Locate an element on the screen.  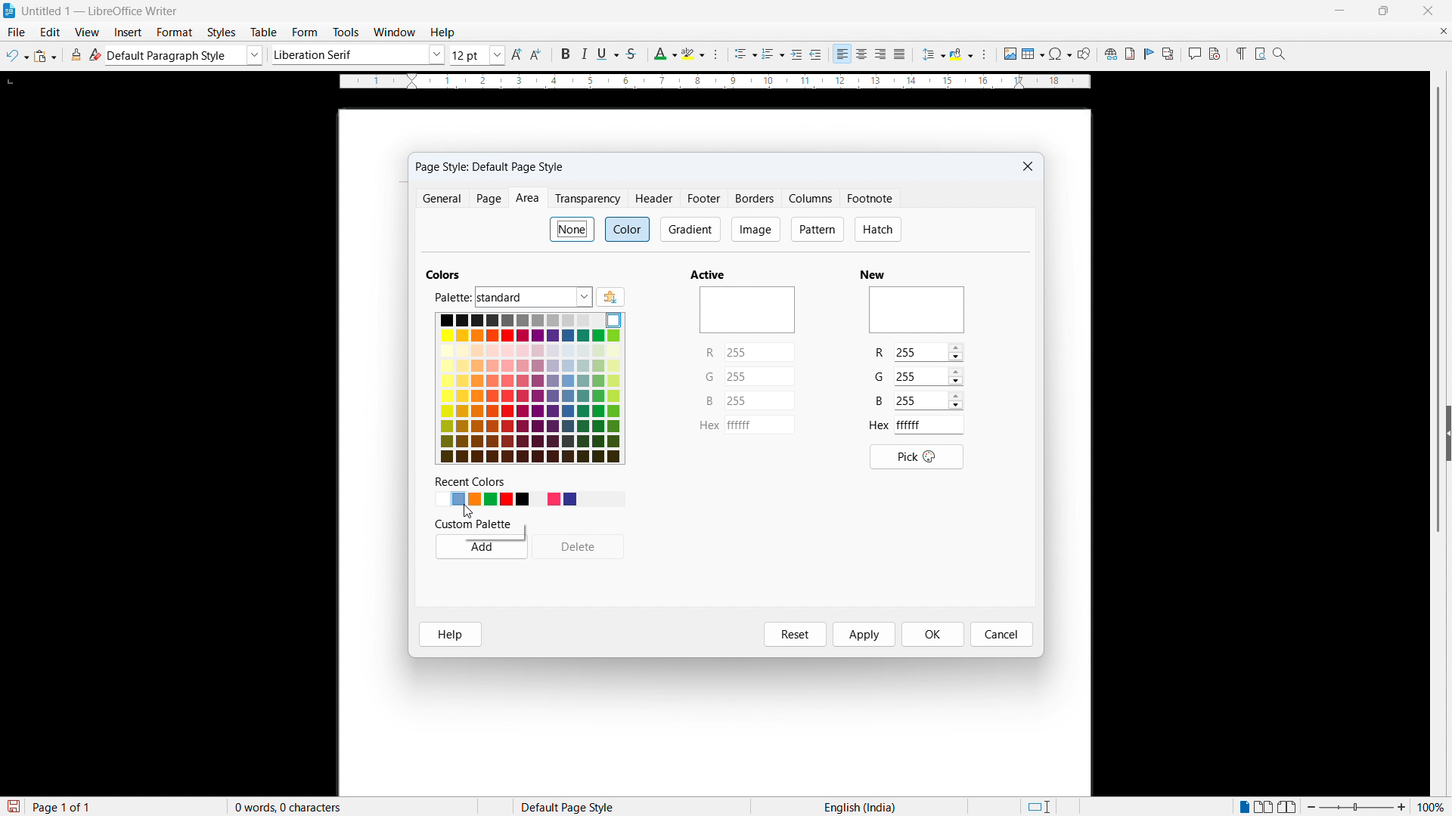
Active  is located at coordinates (709, 274).